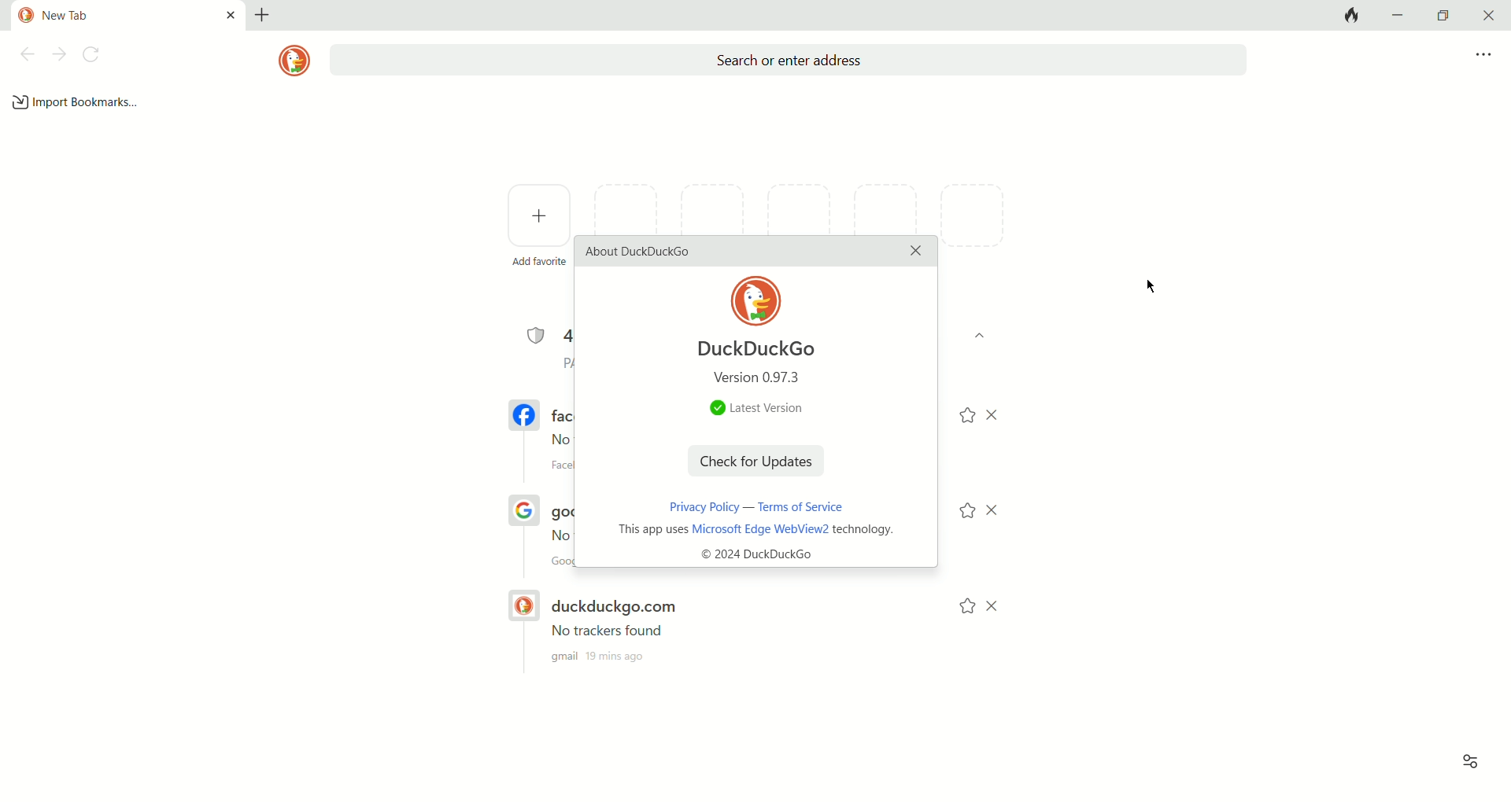 This screenshot has height=802, width=1511. I want to click on privacy policy-Terms of Service, so click(749, 506).